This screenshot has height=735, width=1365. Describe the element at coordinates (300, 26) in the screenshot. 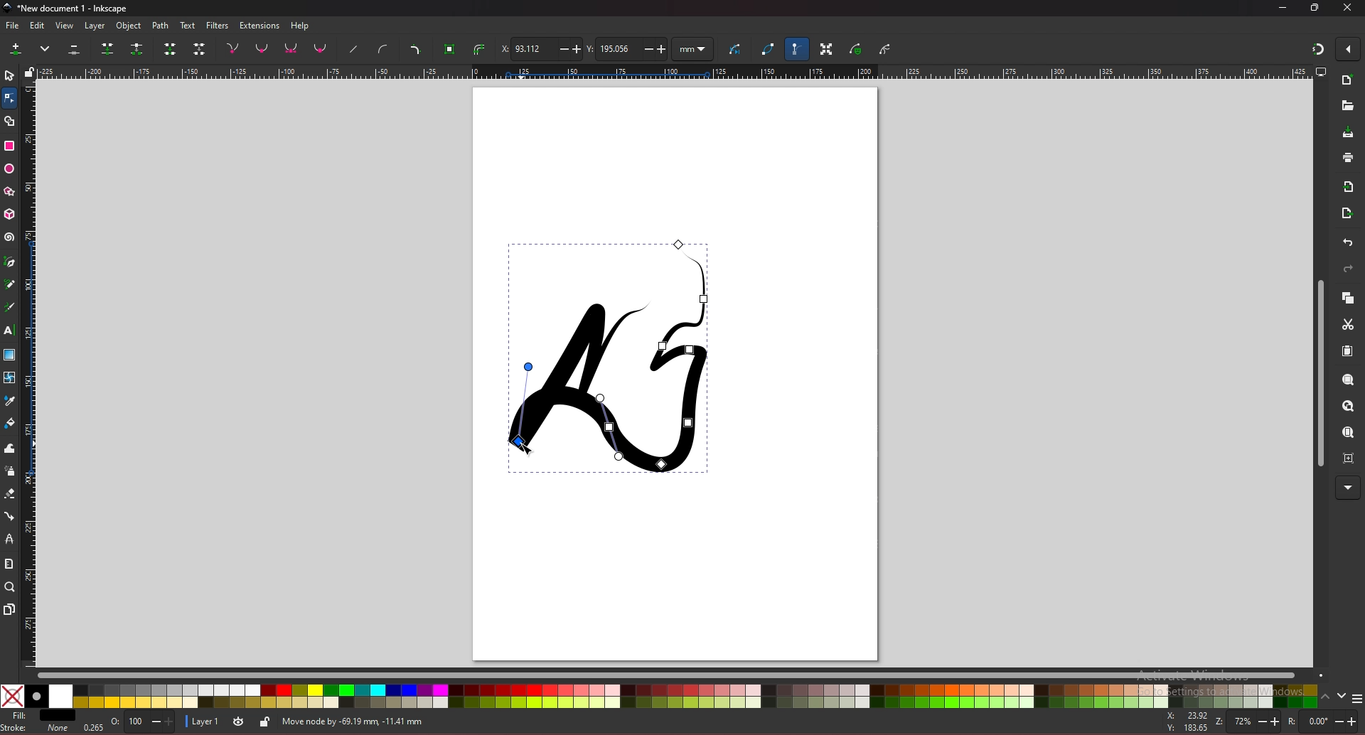

I see `help` at that location.